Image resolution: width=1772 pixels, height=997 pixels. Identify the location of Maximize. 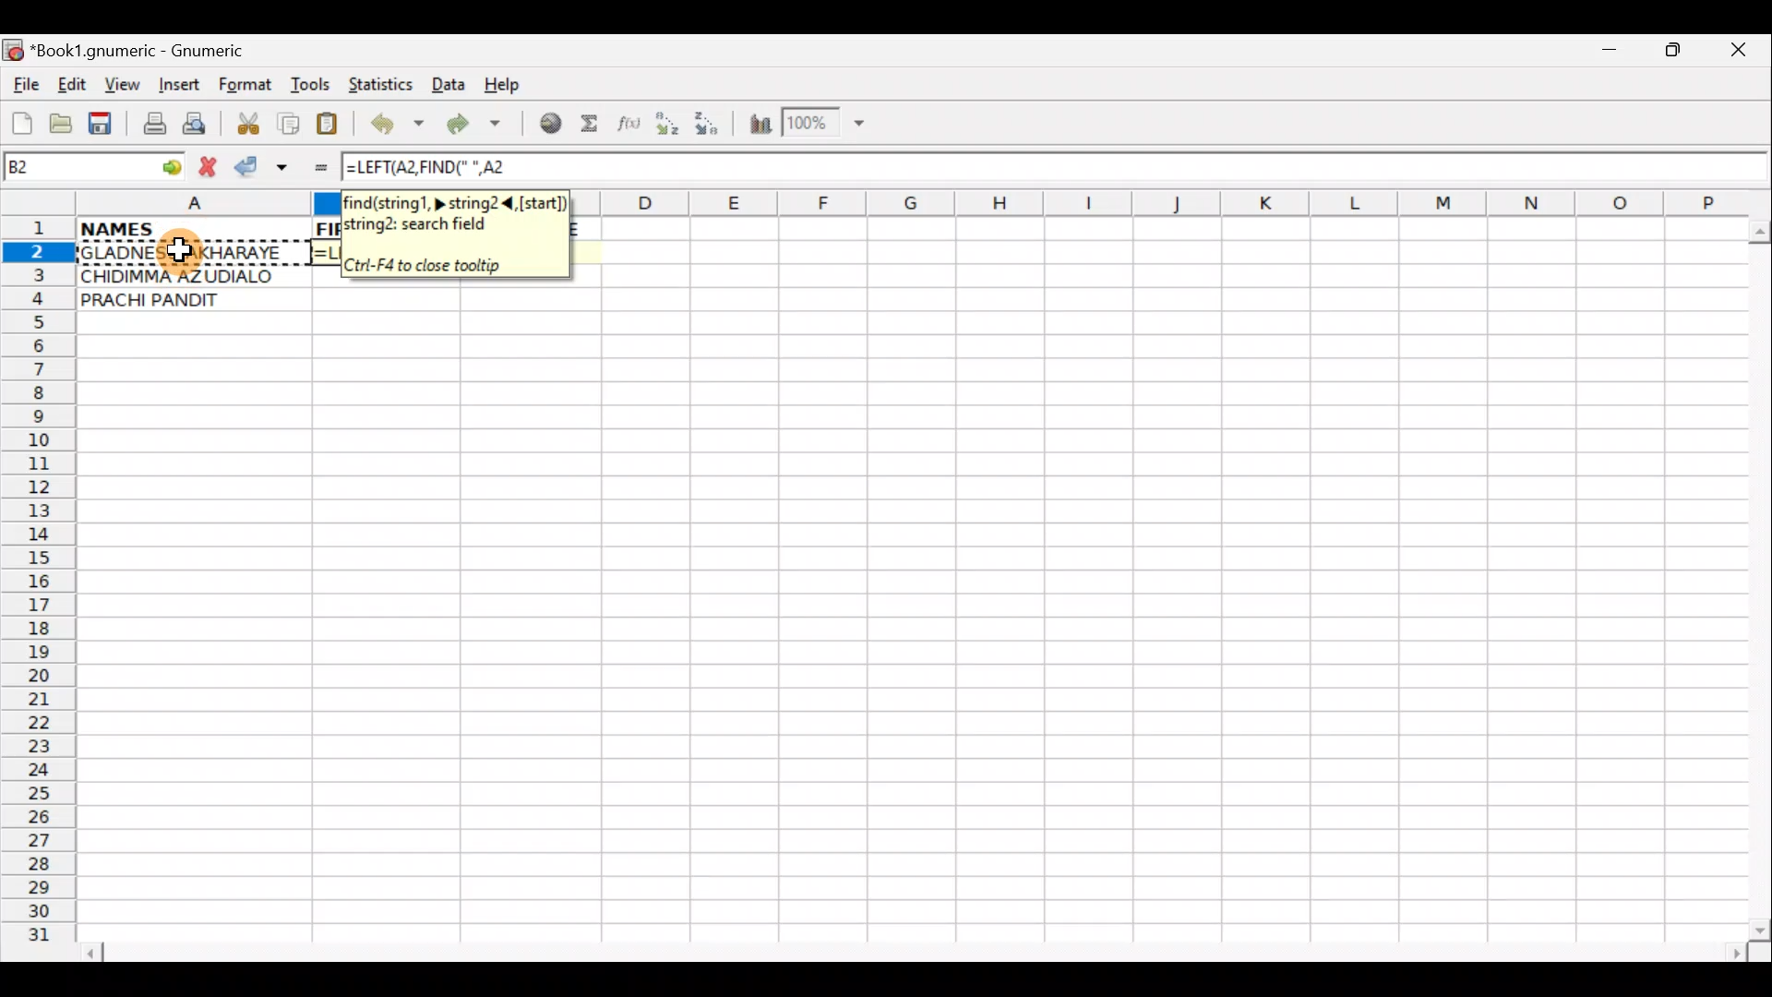
(1676, 54).